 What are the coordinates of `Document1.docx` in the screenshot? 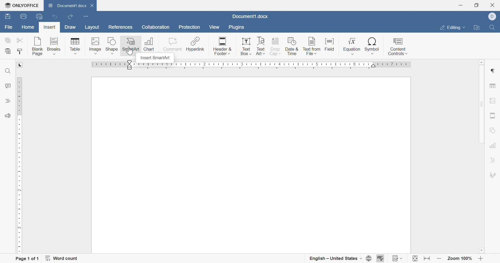 It's located at (68, 7).